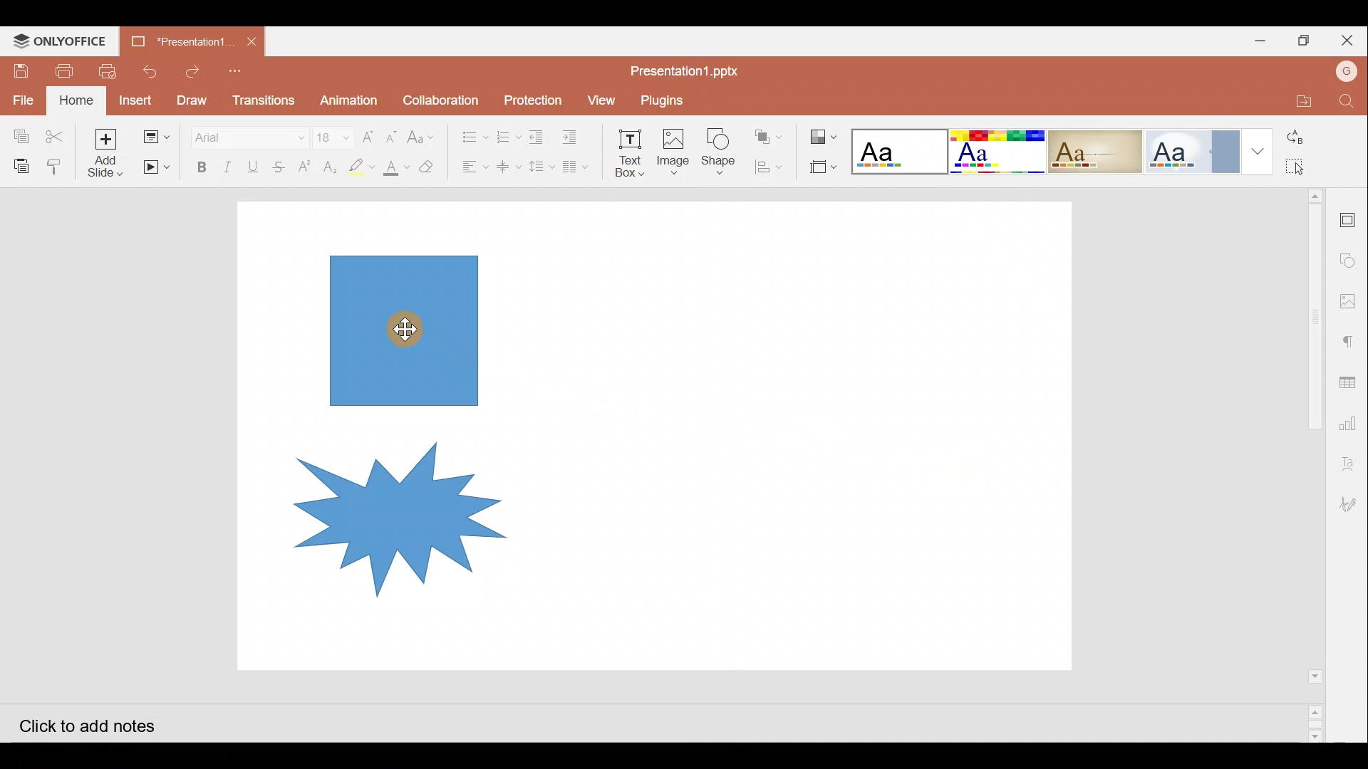 The height and width of the screenshot is (769, 1368). I want to click on Object 1, so click(403, 330).